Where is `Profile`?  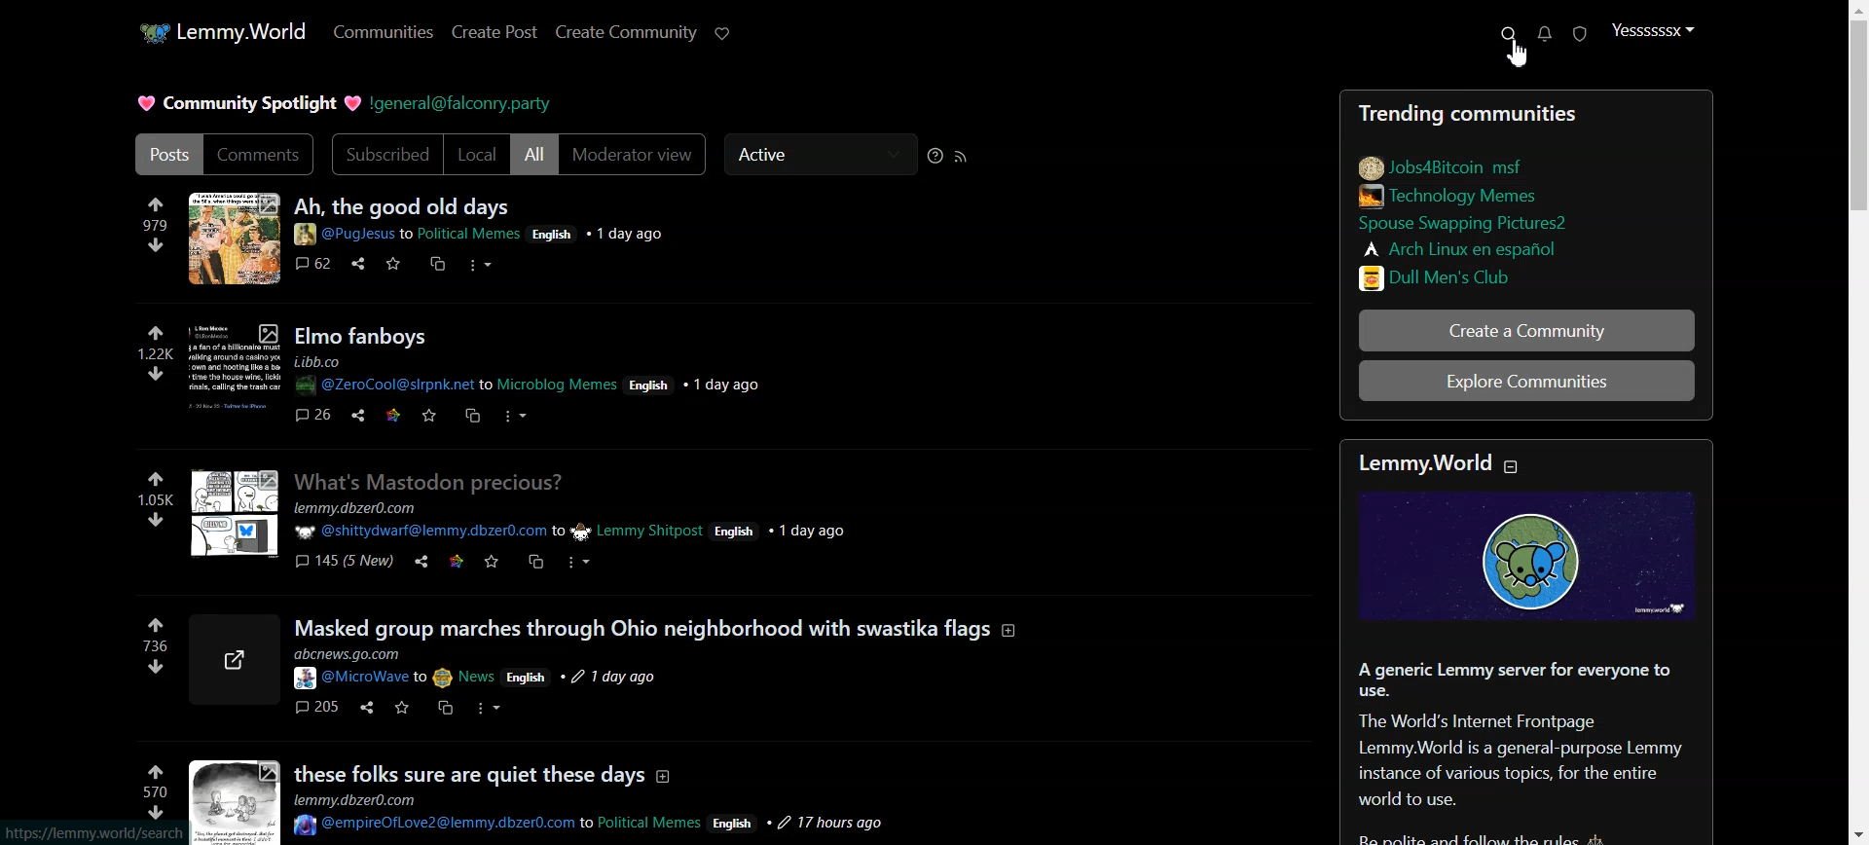 Profile is located at coordinates (1651, 29).